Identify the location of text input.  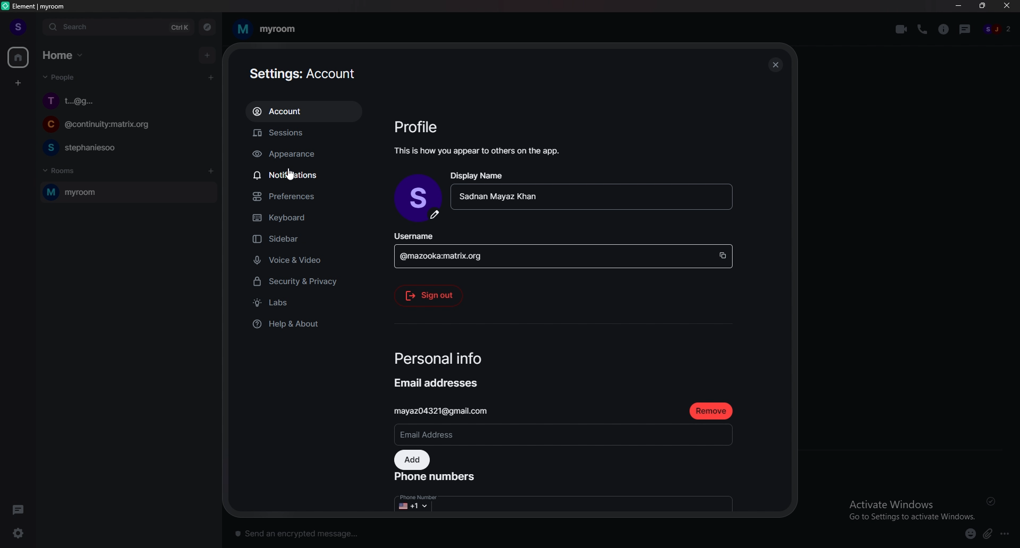
(529, 532).